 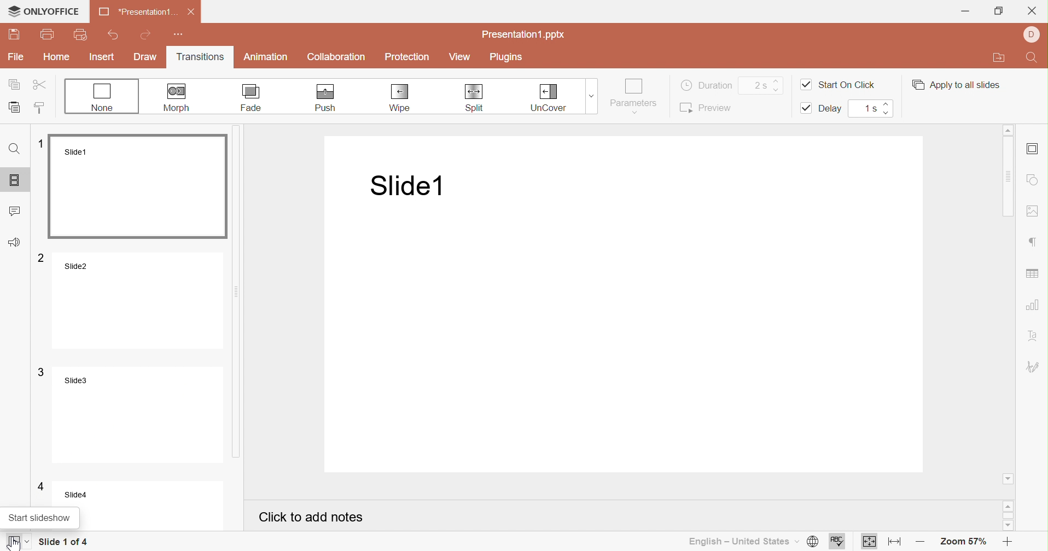 I want to click on Decrease duration, so click(x=779, y=90).